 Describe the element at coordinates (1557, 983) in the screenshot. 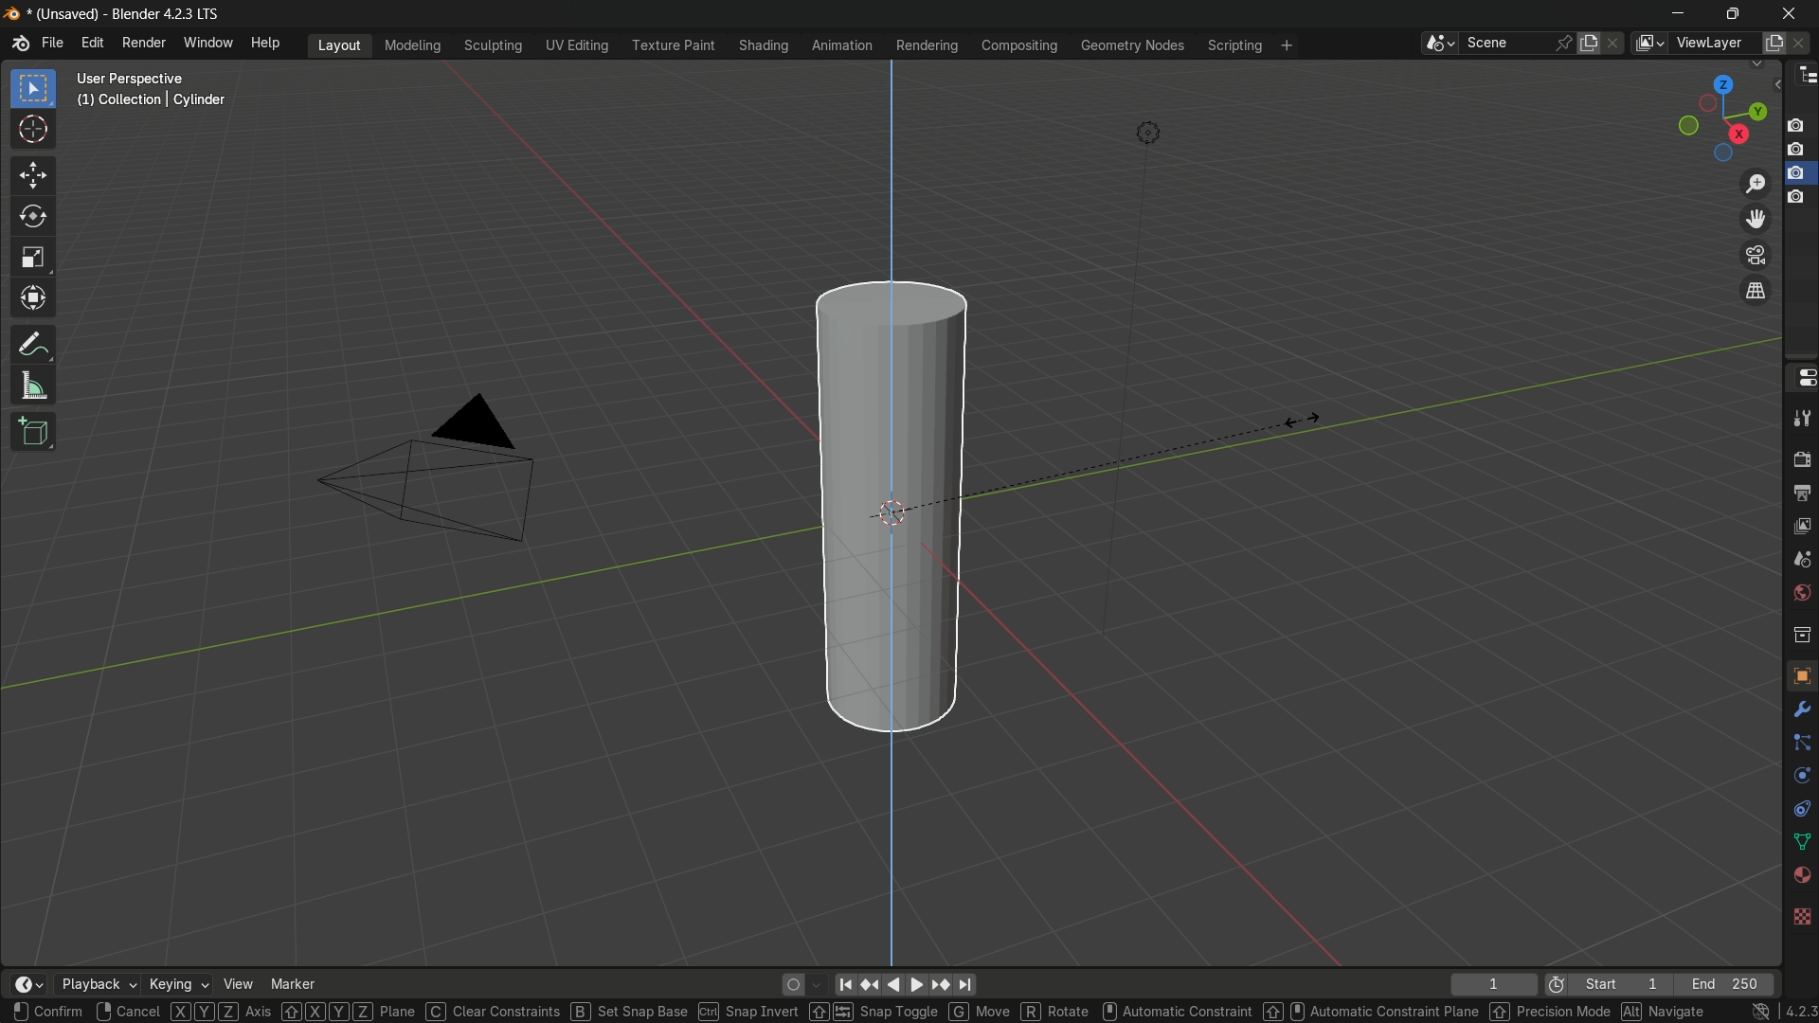

I see `icon` at that location.